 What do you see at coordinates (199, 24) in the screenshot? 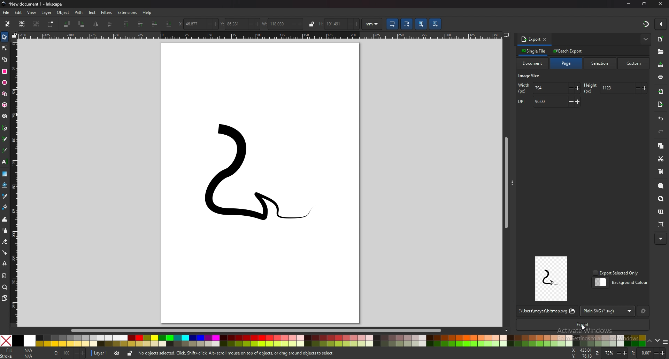
I see `x coordinates` at bounding box center [199, 24].